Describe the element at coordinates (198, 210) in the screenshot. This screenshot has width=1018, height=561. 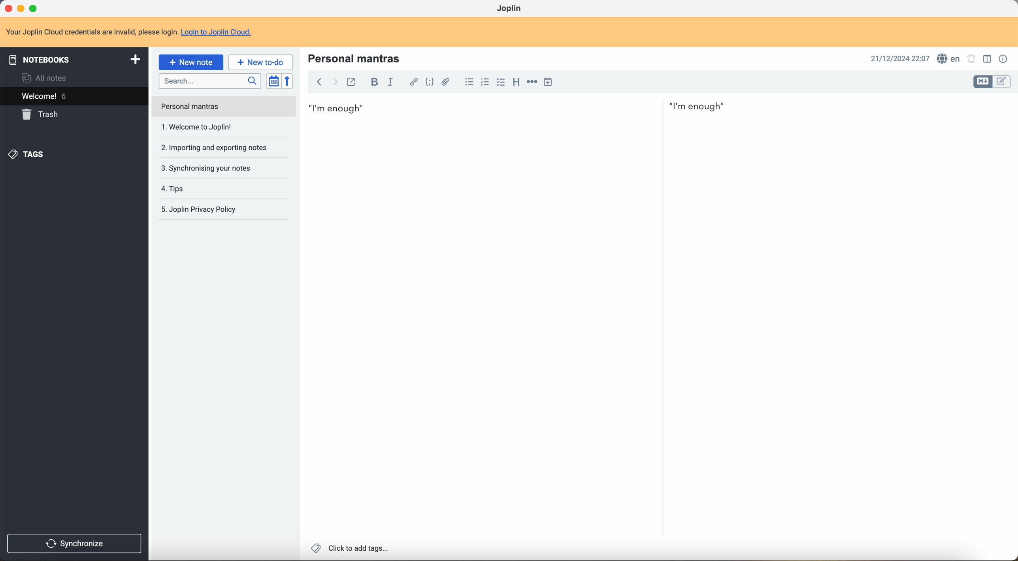
I see `Joplin privacy p olicy` at that location.